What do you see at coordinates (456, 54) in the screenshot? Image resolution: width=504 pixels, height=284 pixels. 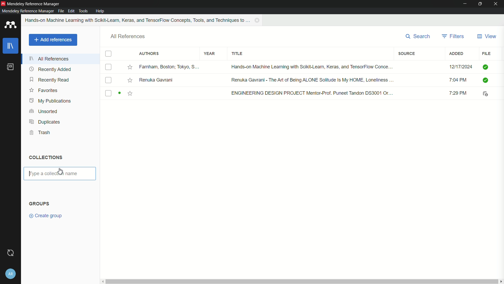 I see `added` at bounding box center [456, 54].